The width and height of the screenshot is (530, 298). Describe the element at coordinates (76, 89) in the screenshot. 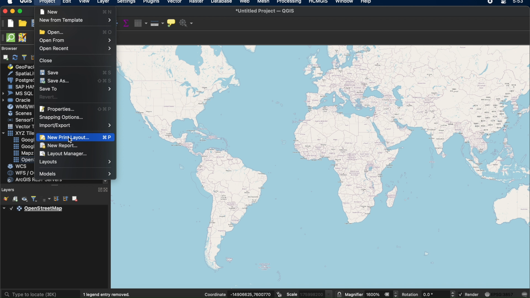

I see `Save To ` at that location.